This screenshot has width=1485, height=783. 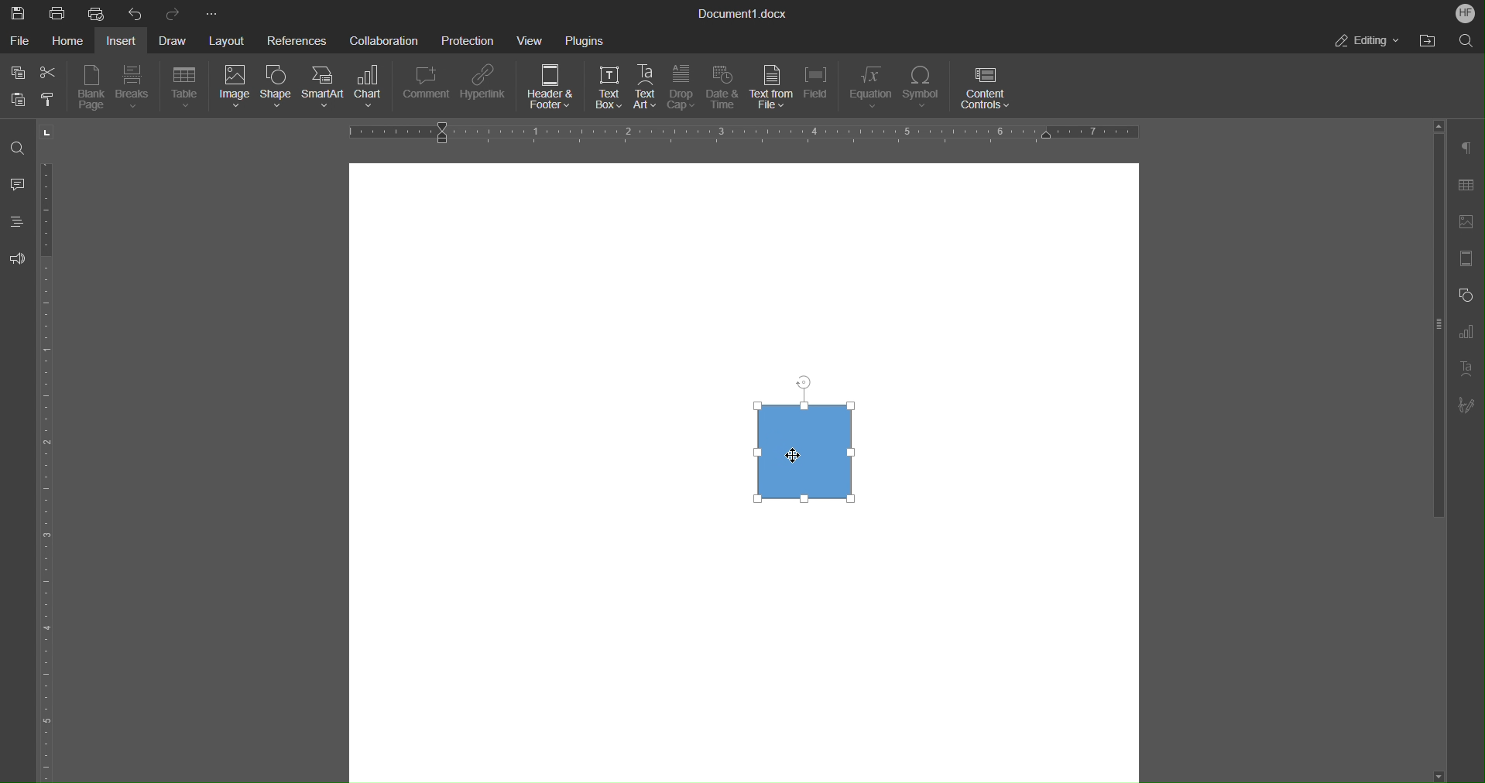 I want to click on Search, so click(x=1463, y=41).